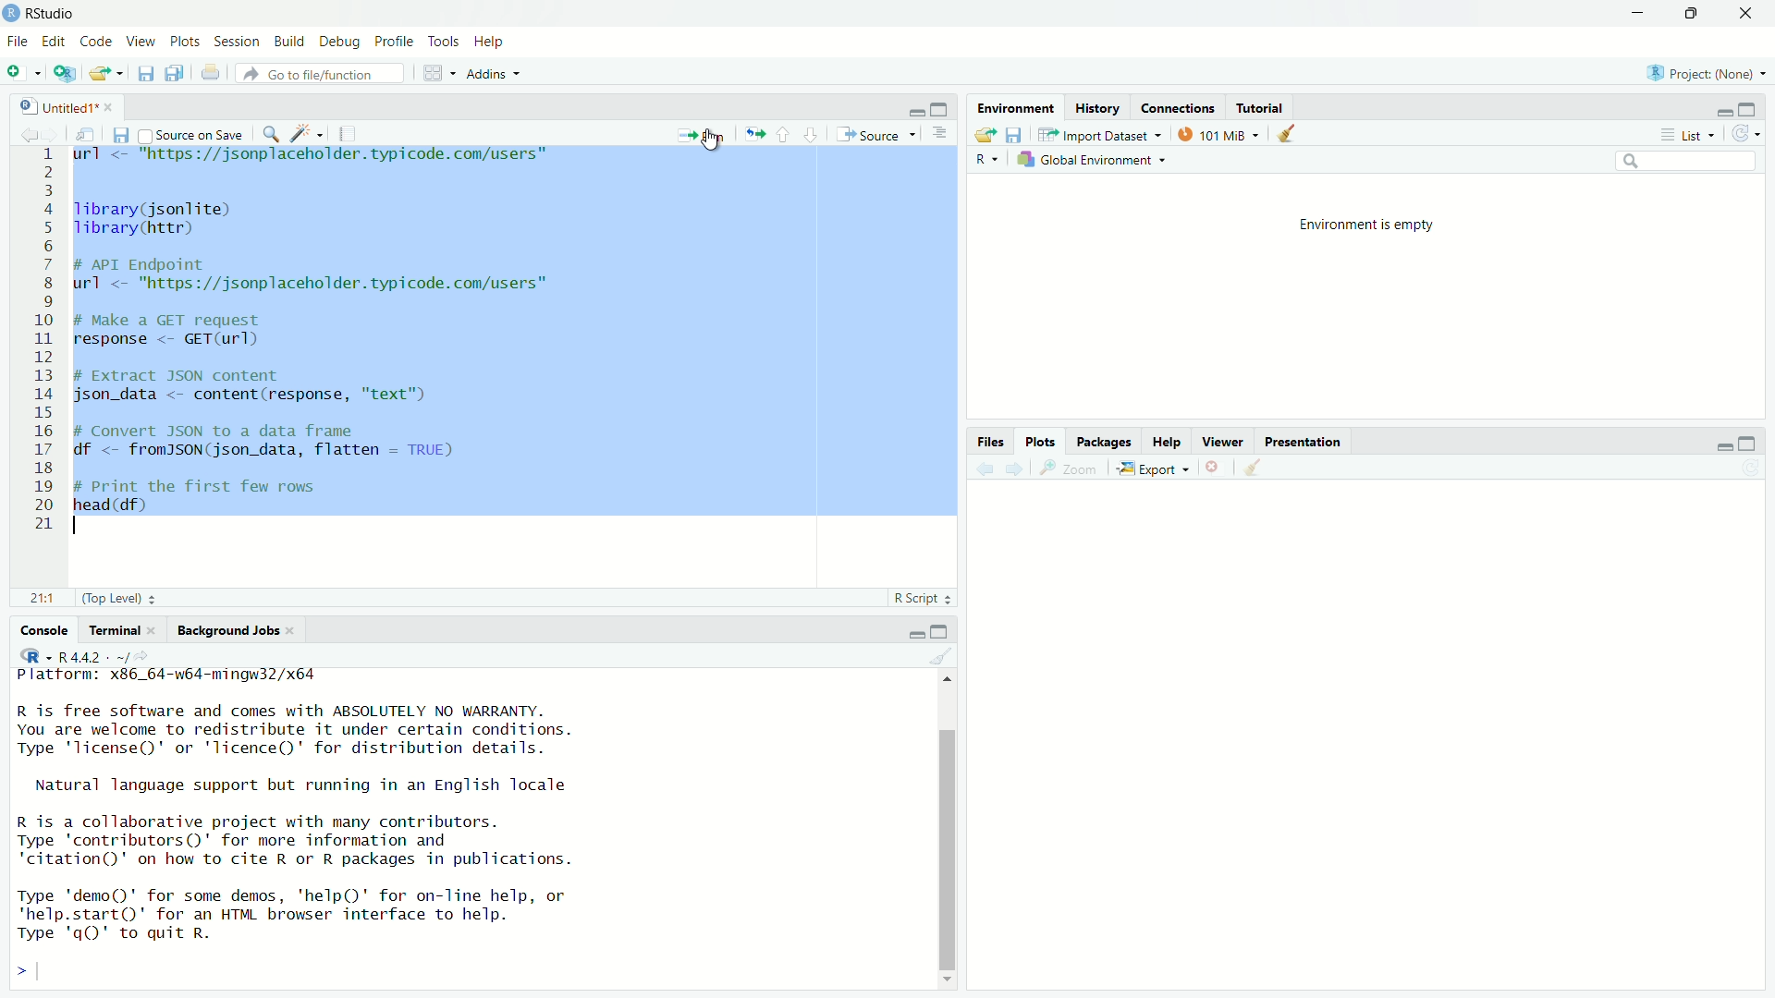 Image resolution: width=1775 pixels, height=998 pixels. What do you see at coordinates (1367, 226) in the screenshot?
I see `Environment is empty` at bounding box center [1367, 226].